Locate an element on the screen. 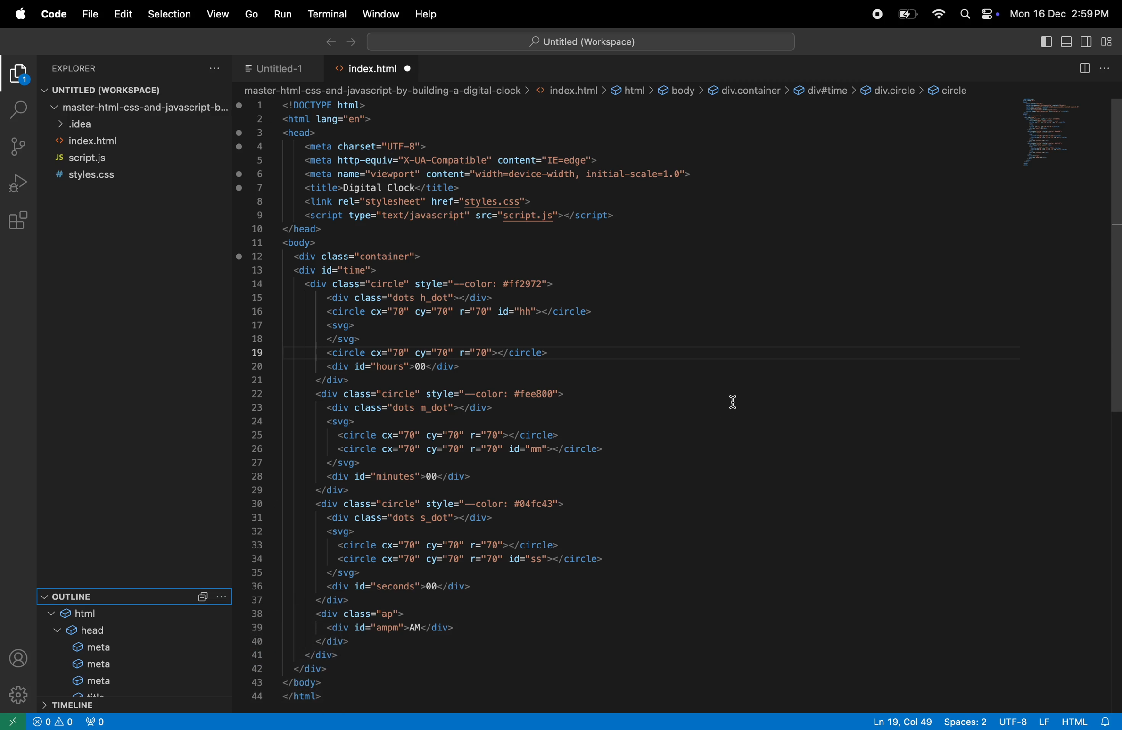 The width and height of the screenshot is (1122, 730). untitled 1 is located at coordinates (275, 67).